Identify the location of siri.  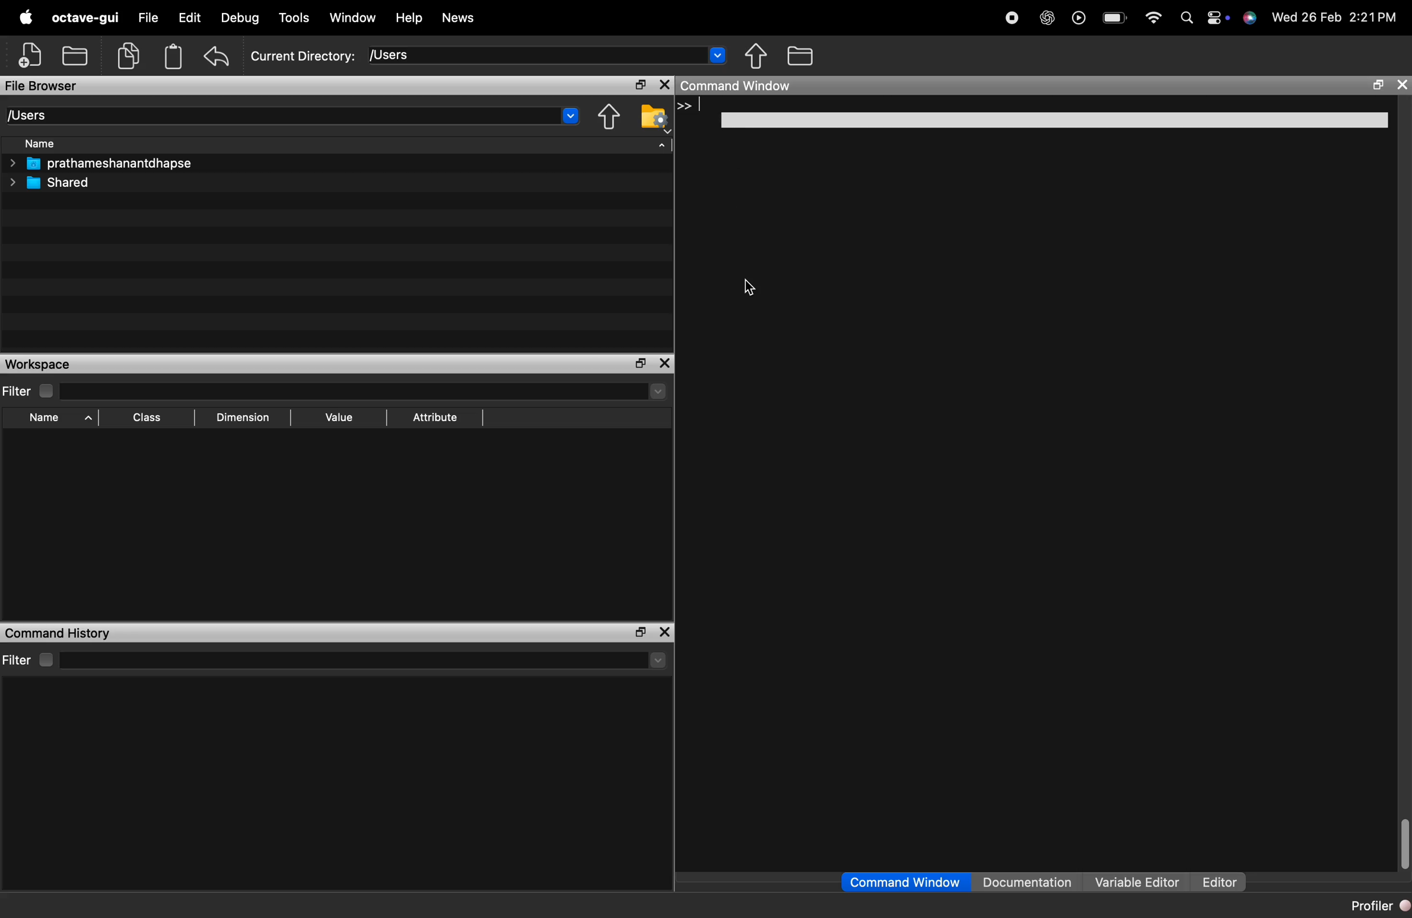
(1252, 14).